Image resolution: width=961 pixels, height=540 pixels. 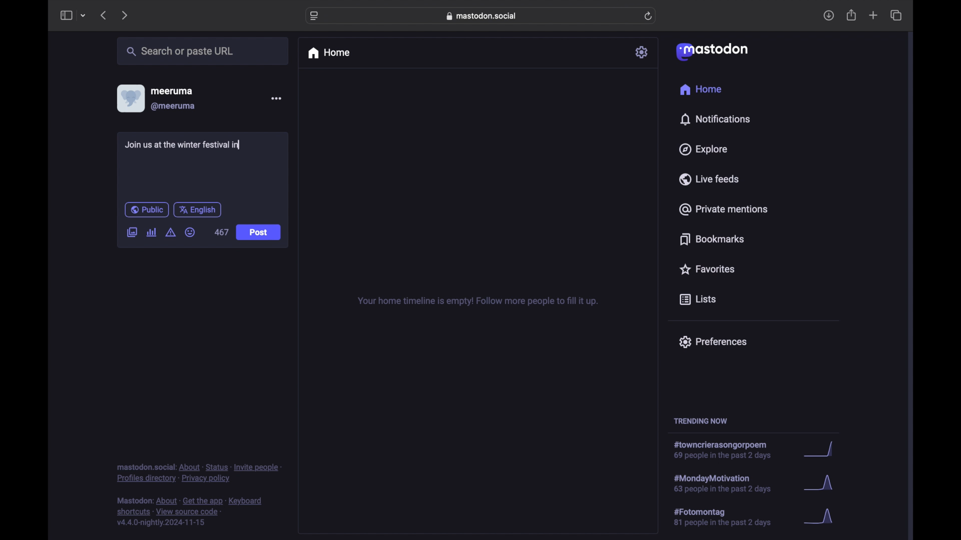 I want to click on refresh, so click(x=649, y=16).